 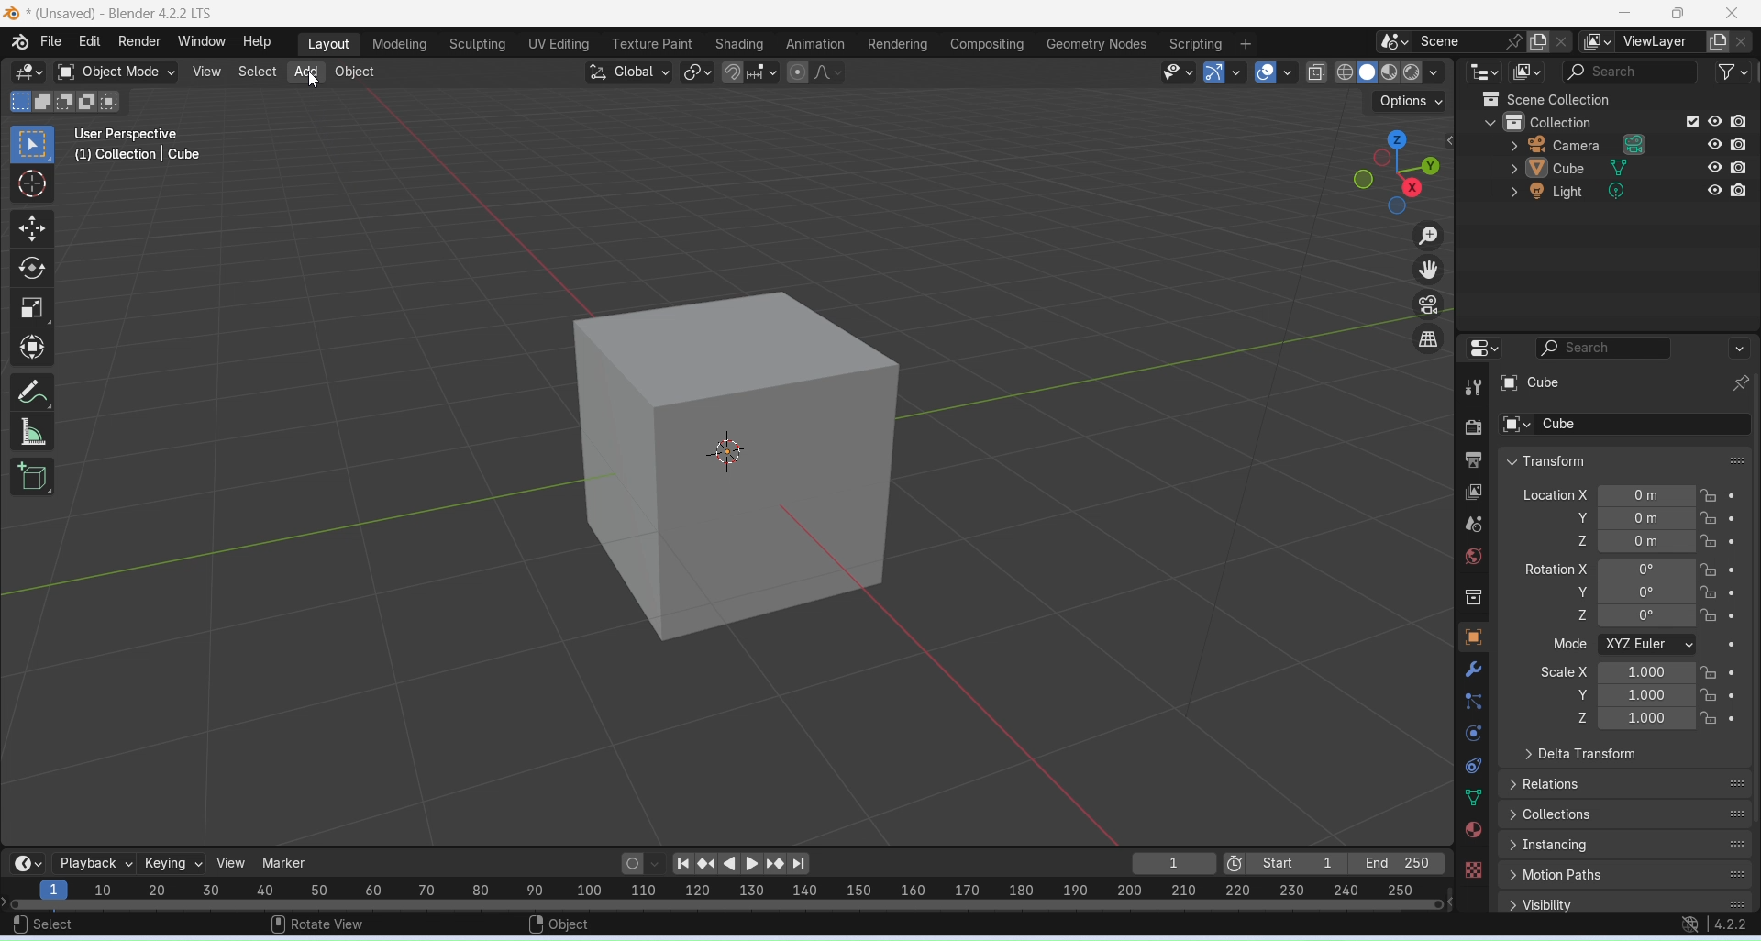 What do you see at coordinates (1668, 495) in the screenshot?
I see `Location` at bounding box center [1668, 495].